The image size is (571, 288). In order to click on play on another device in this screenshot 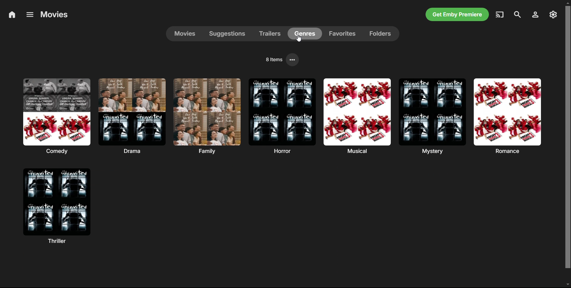, I will do `click(500, 14)`.